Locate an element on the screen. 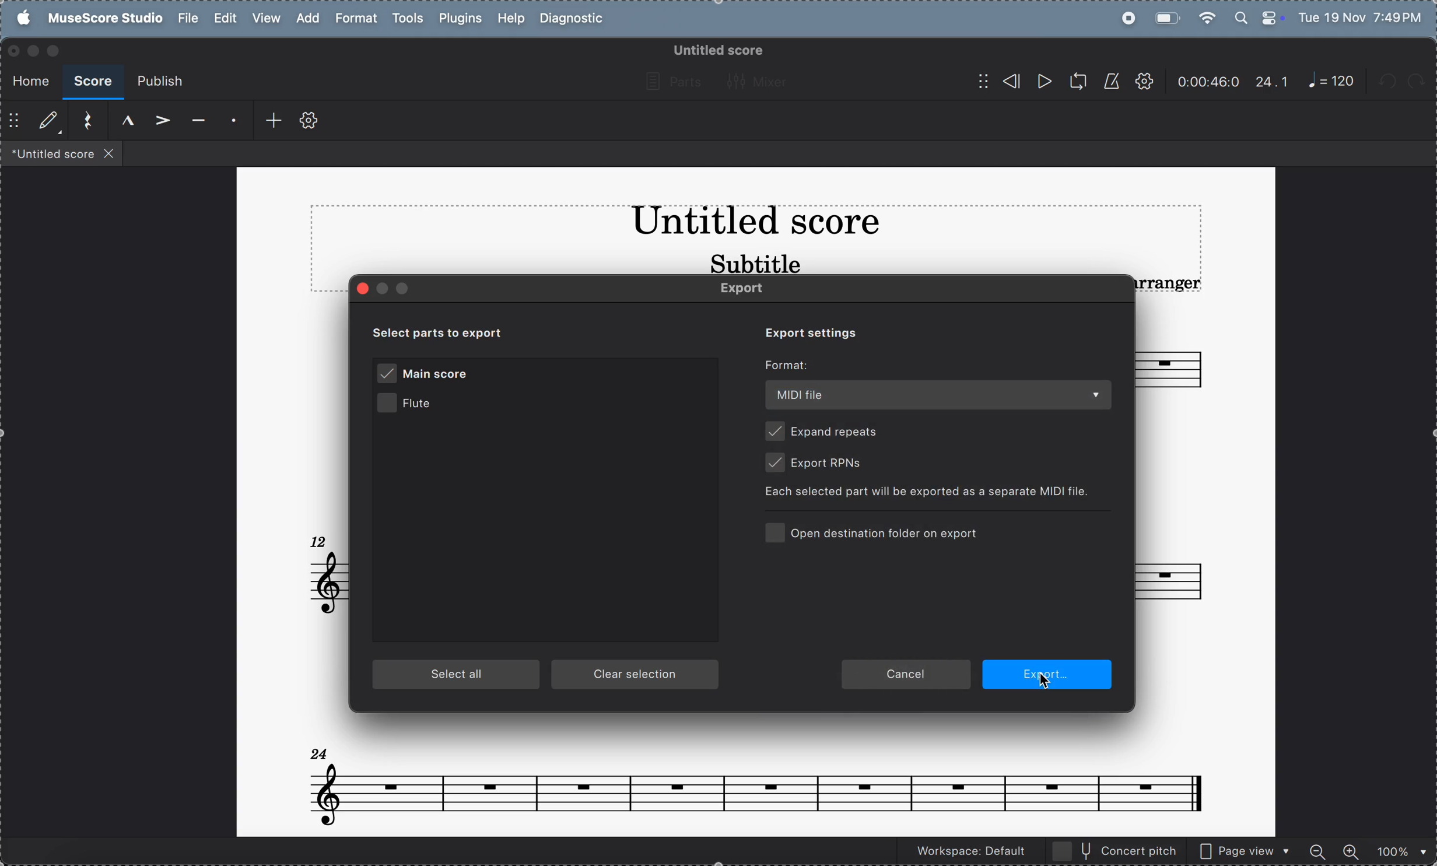  diagnostic is located at coordinates (575, 19).